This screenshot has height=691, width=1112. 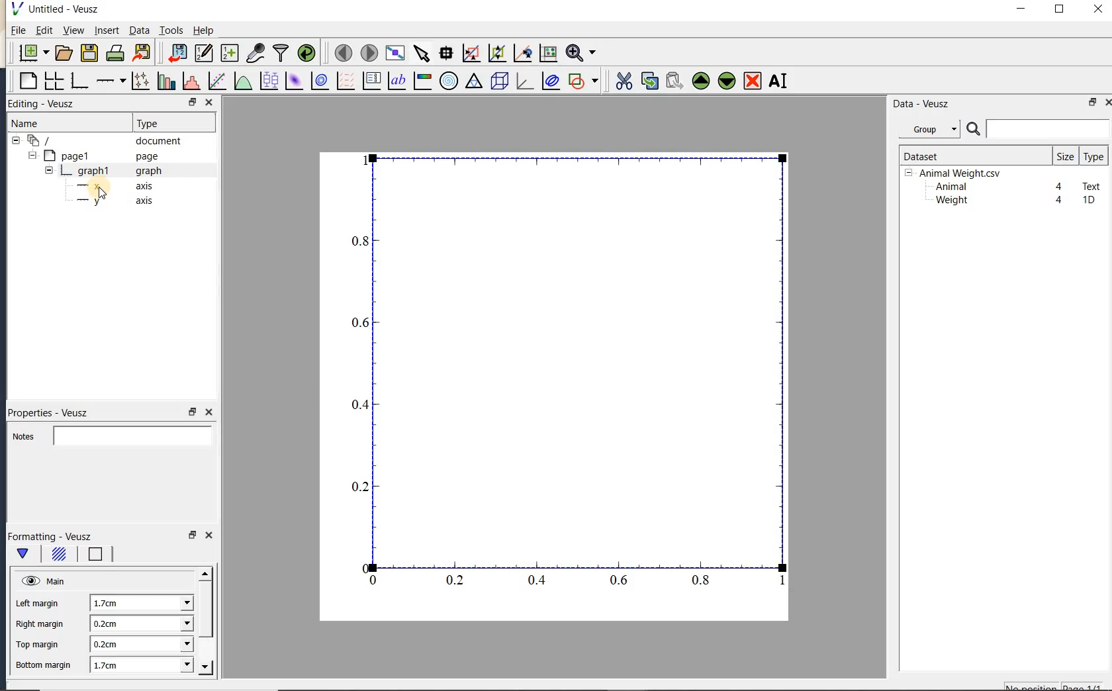 What do you see at coordinates (95, 157) in the screenshot?
I see `page1` at bounding box center [95, 157].